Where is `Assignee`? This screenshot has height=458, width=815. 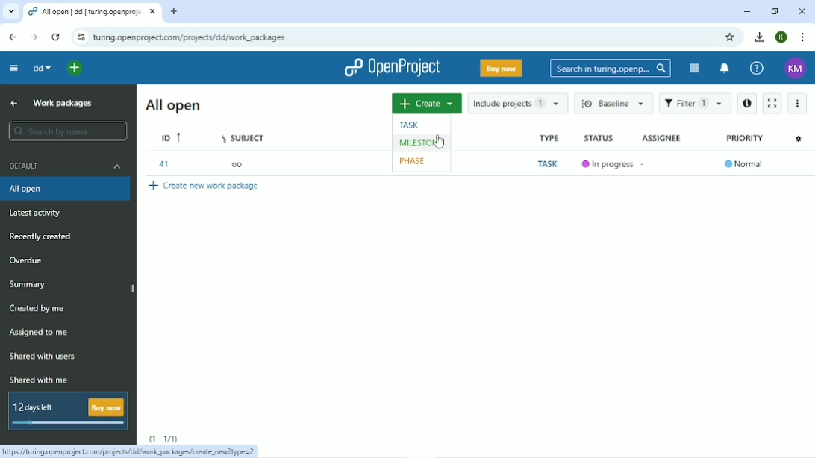
Assignee is located at coordinates (662, 138).